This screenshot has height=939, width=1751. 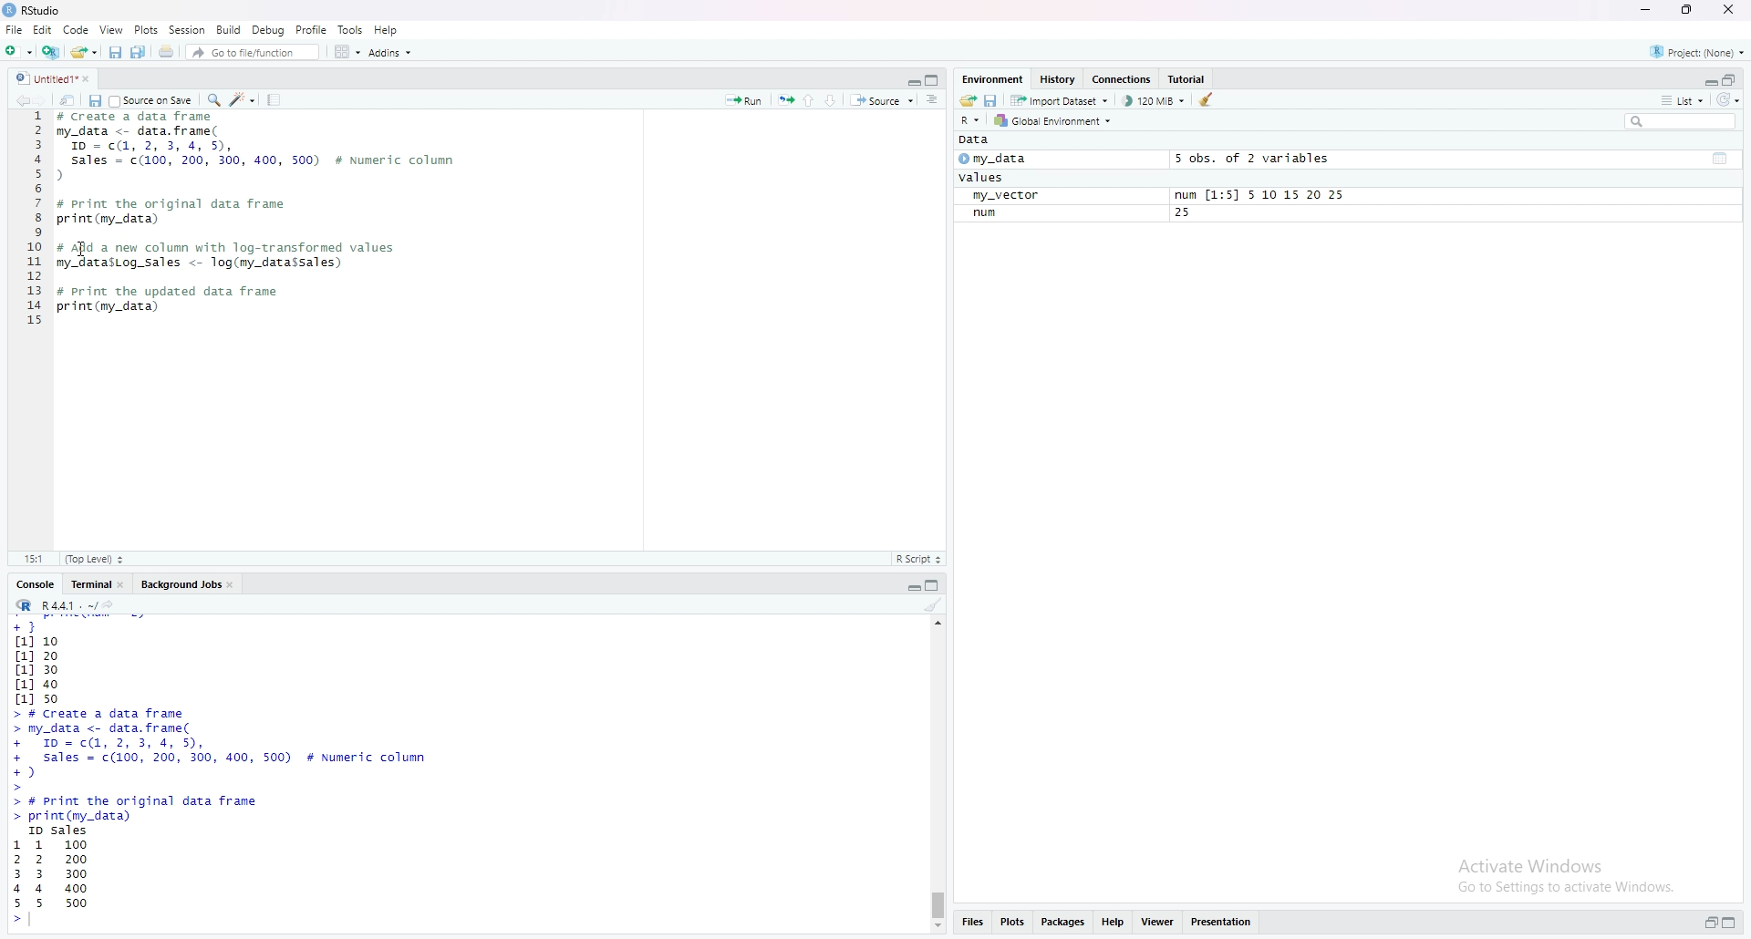 What do you see at coordinates (391, 28) in the screenshot?
I see `Help` at bounding box center [391, 28].